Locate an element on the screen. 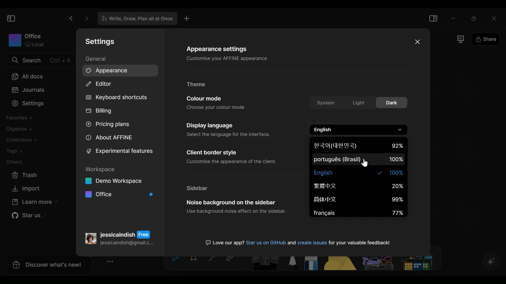 The image size is (506, 284). Favorites is located at coordinates (21, 119).